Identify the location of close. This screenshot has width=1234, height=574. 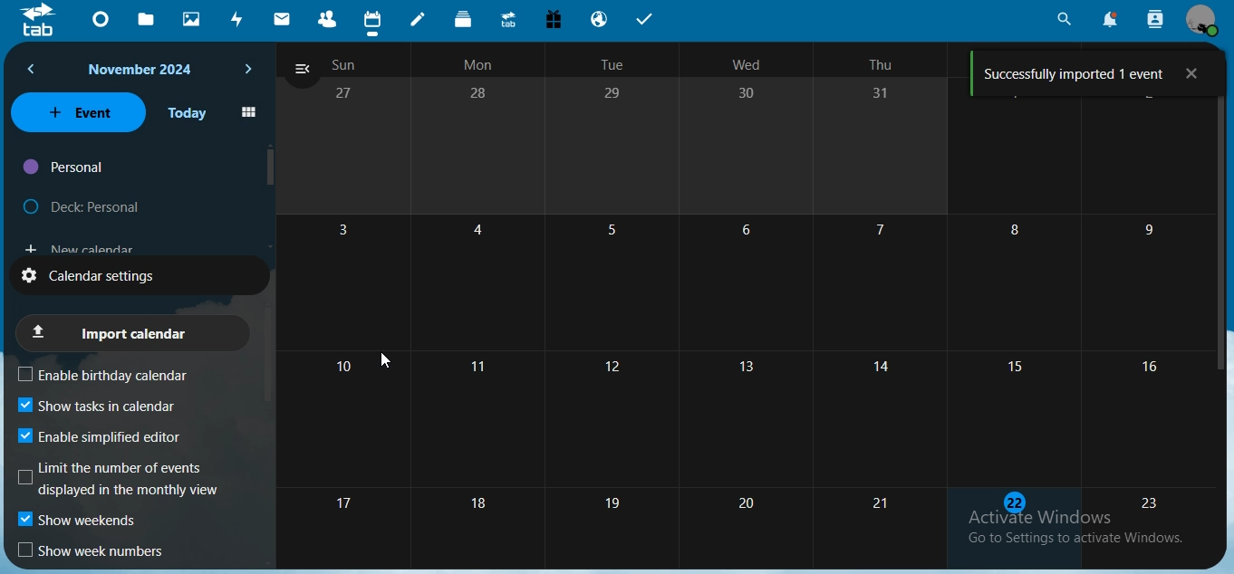
(1193, 74).